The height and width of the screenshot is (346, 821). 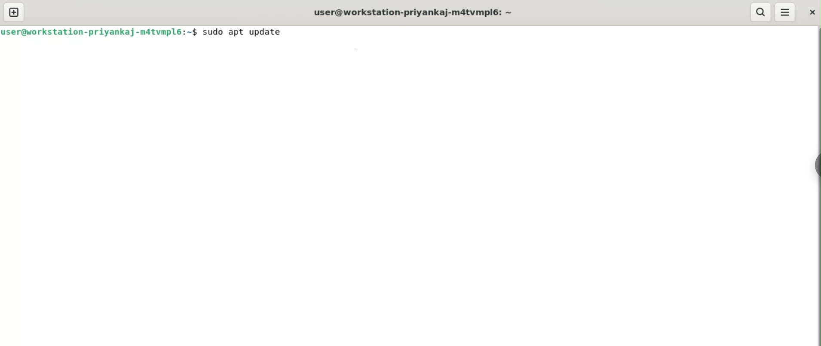 What do you see at coordinates (759, 12) in the screenshot?
I see `search` at bounding box center [759, 12].